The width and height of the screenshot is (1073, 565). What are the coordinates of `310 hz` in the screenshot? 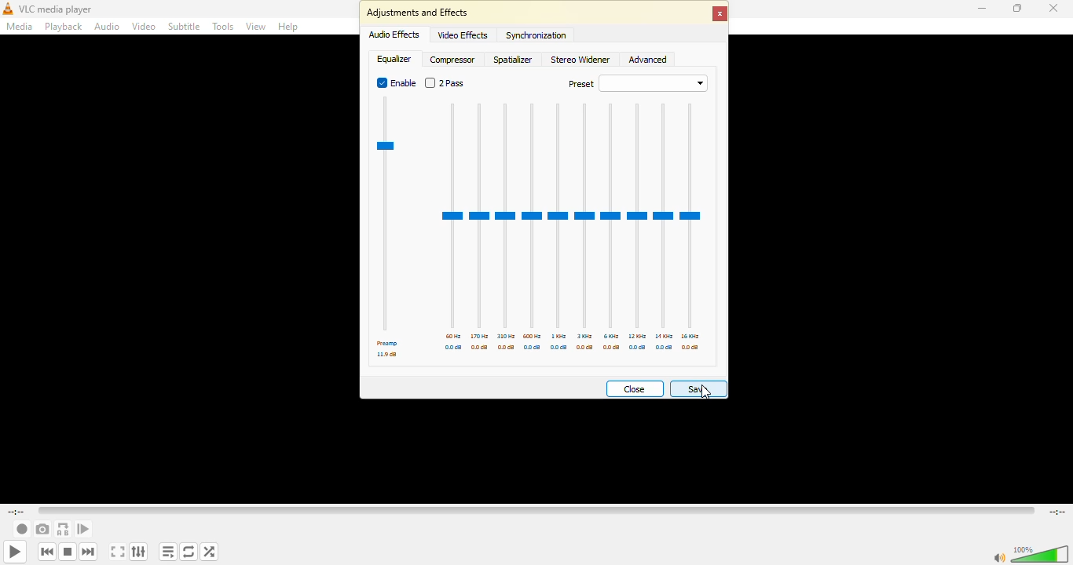 It's located at (507, 336).